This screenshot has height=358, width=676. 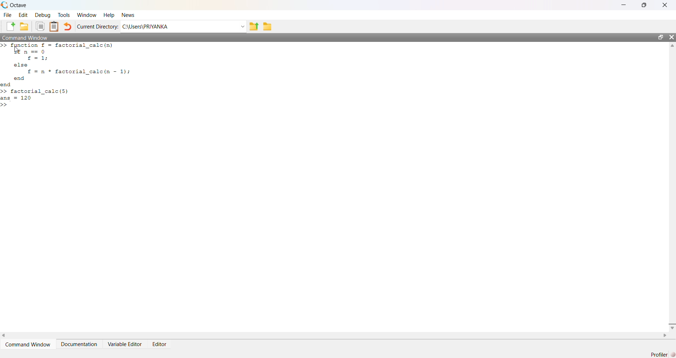 What do you see at coordinates (254, 27) in the screenshot?
I see `share folder` at bounding box center [254, 27].